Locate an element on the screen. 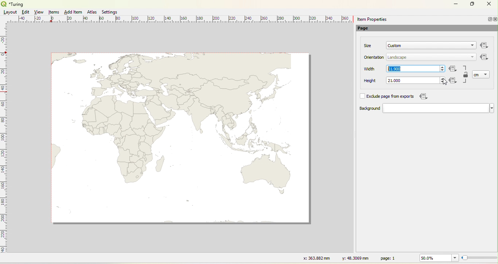 The width and height of the screenshot is (498, 264). Custom is located at coordinates (395, 46).